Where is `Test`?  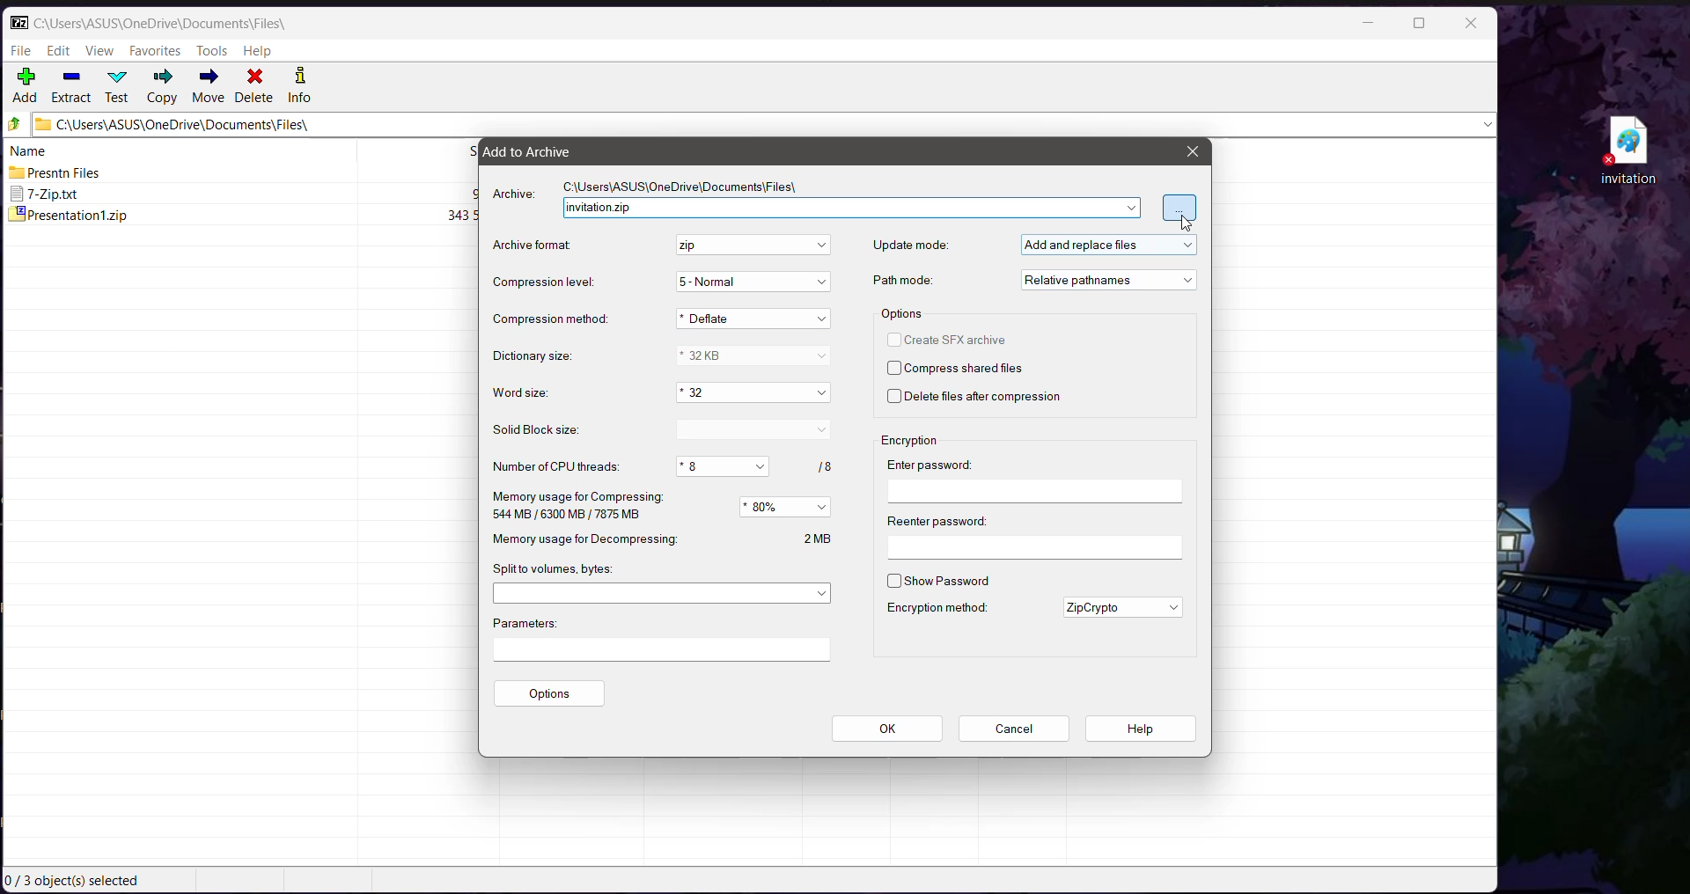
Test is located at coordinates (119, 85).